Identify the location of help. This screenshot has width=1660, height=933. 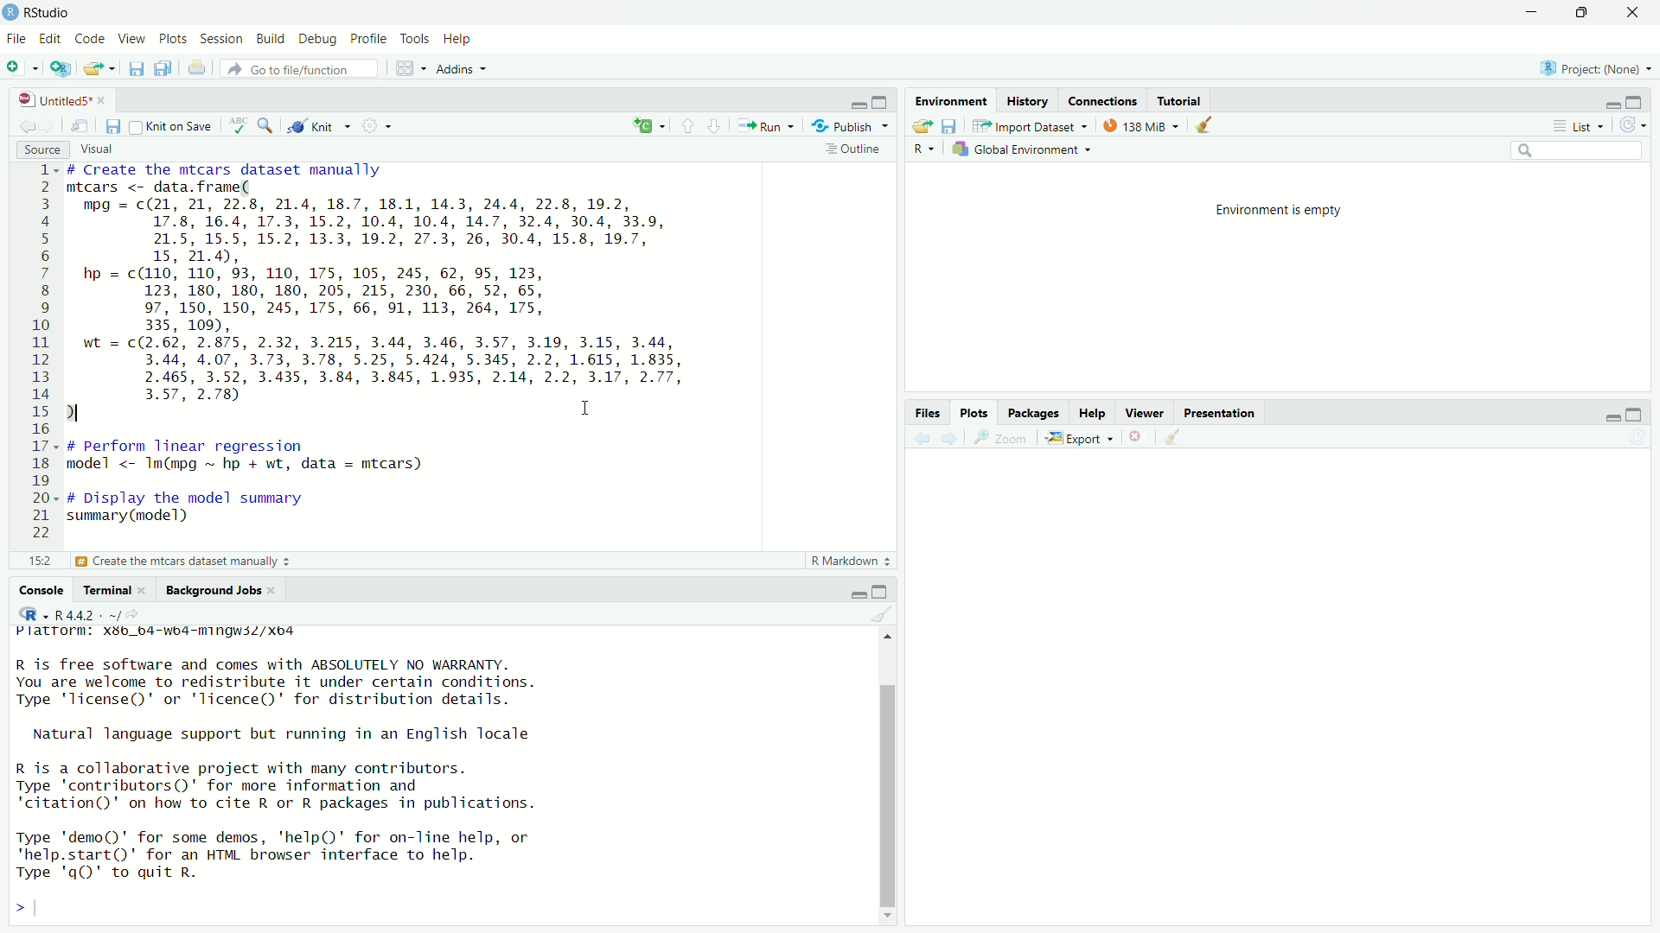
(459, 40).